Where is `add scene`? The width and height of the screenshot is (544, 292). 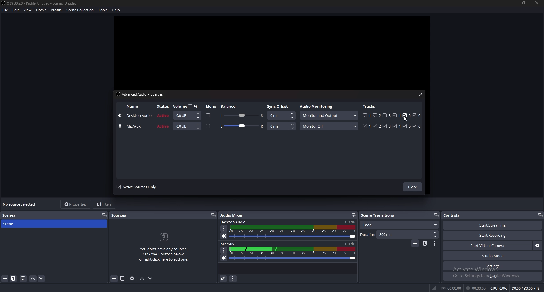 add scene is located at coordinates (5, 279).